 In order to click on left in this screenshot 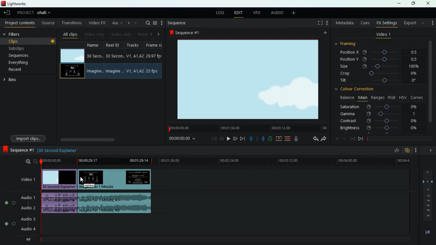, I will do `click(153, 34)`.